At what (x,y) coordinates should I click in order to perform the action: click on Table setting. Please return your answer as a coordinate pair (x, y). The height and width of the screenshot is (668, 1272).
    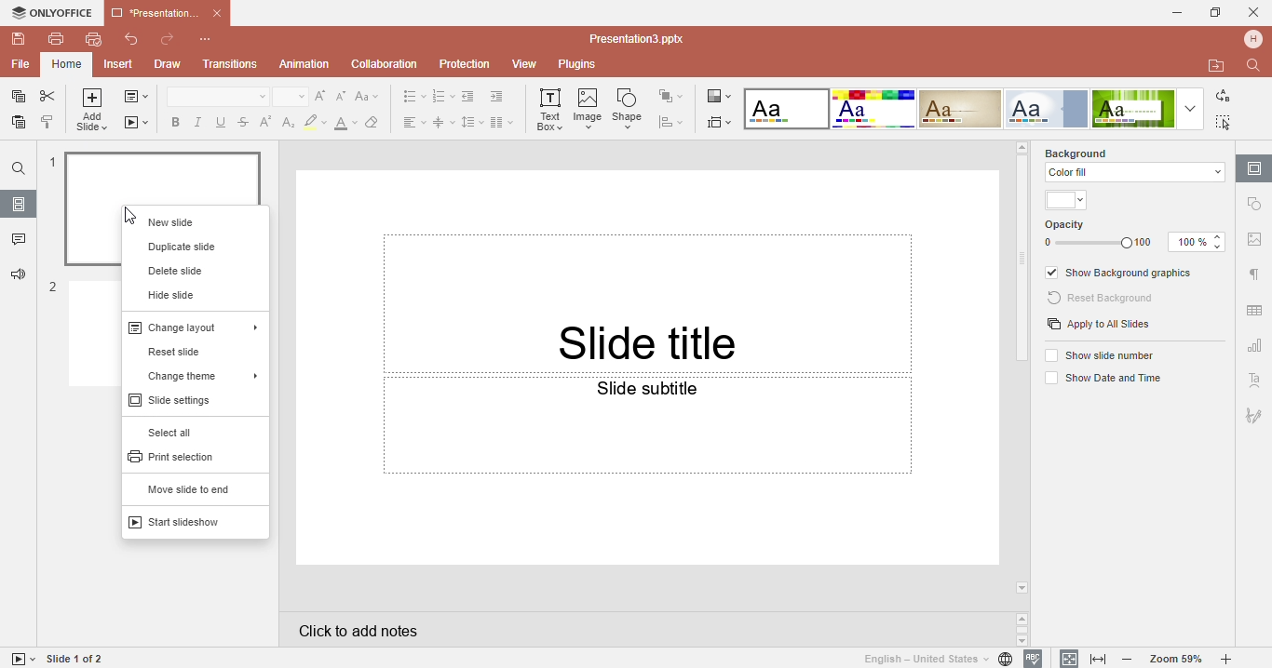
    Looking at the image, I should click on (1255, 307).